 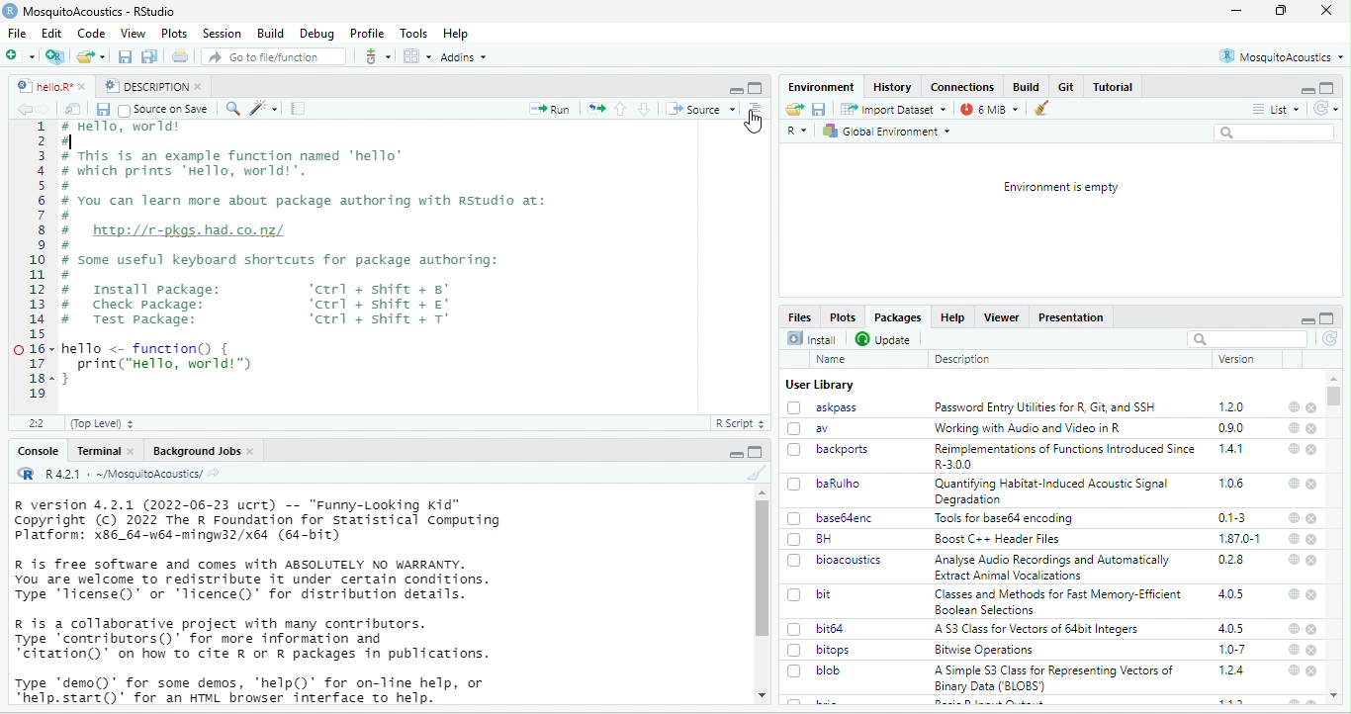 I want to click on Files, so click(x=799, y=315).